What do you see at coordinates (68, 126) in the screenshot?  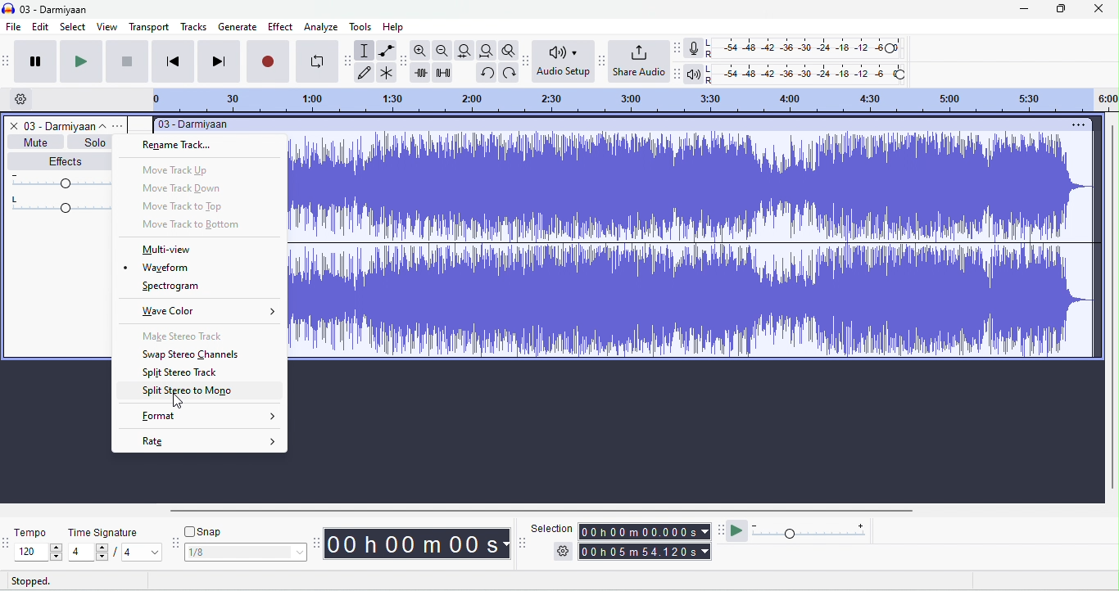 I see `track title` at bounding box center [68, 126].